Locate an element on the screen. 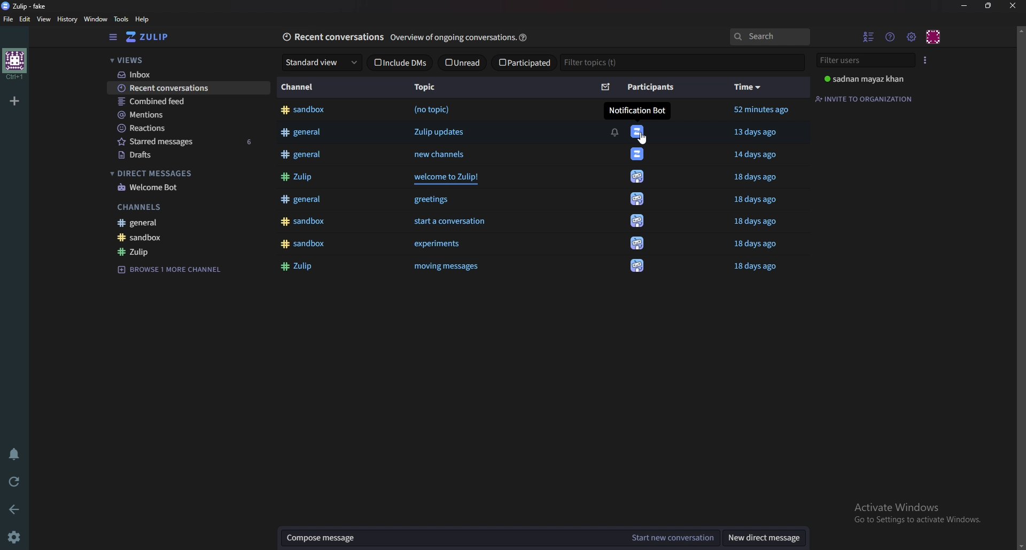 This screenshot has width=1026, height=550. Participated is located at coordinates (523, 62).